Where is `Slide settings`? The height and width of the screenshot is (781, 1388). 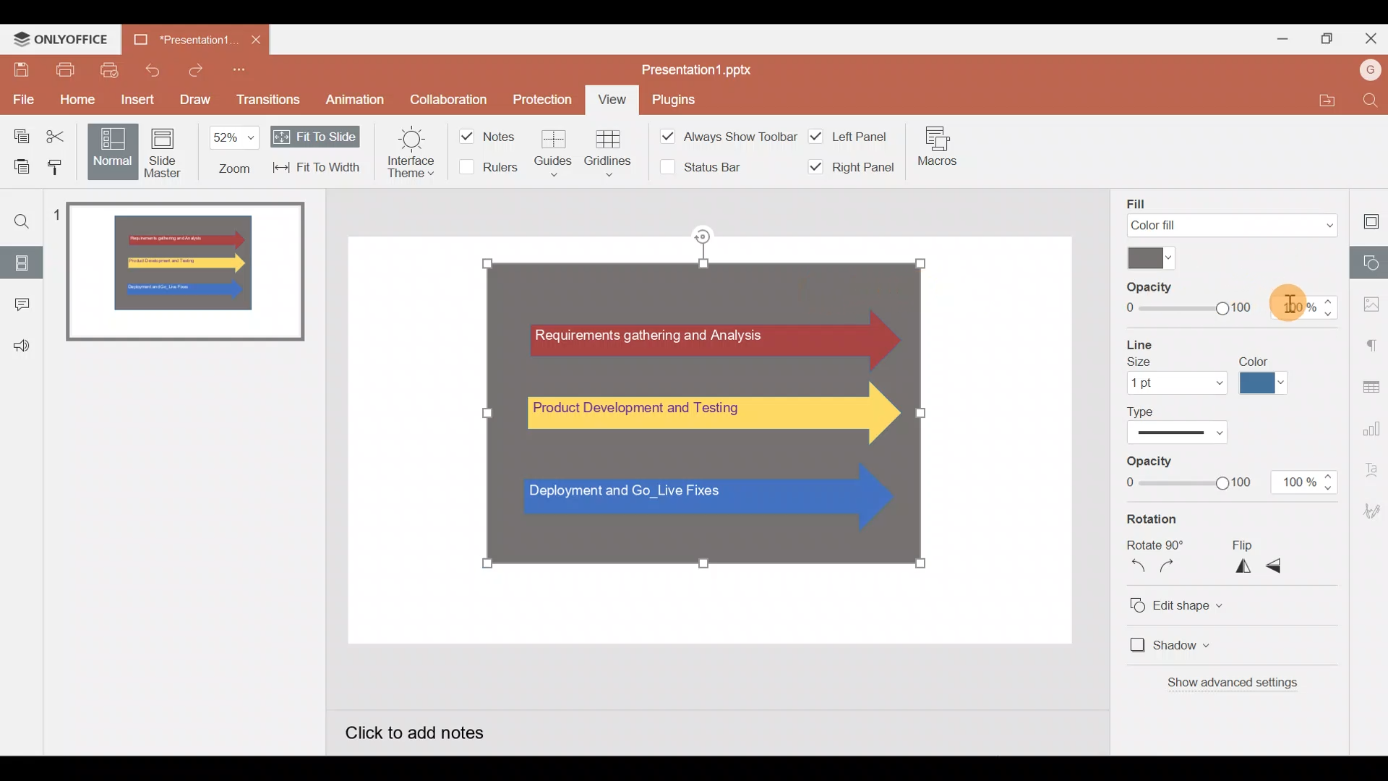 Slide settings is located at coordinates (1367, 221).